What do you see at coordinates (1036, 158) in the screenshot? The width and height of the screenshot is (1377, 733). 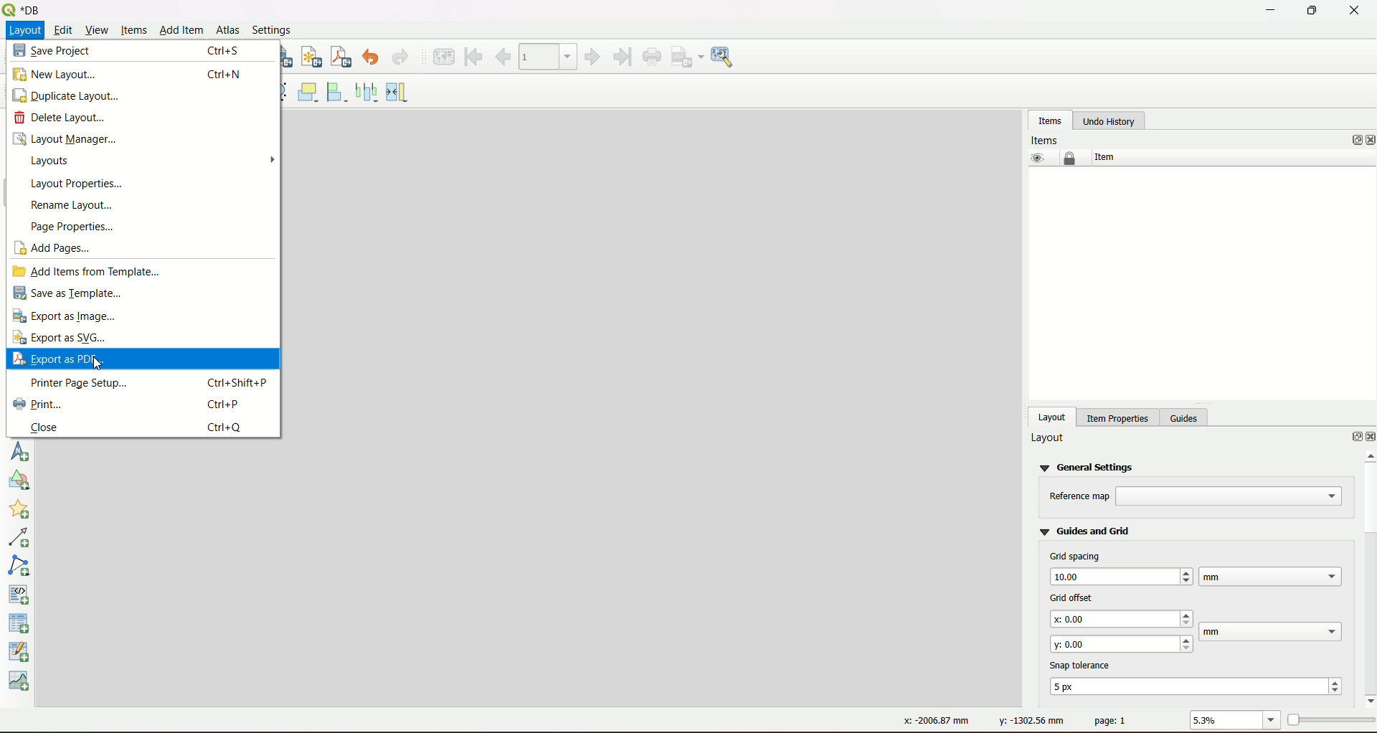 I see `eye` at bounding box center [1036, 158].